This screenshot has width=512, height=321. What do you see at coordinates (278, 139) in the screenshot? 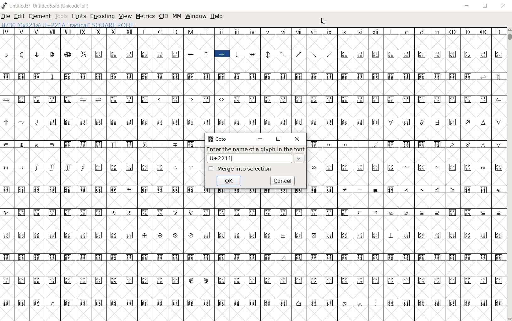
I see `RESTORE` at bounding box center [278, 139].